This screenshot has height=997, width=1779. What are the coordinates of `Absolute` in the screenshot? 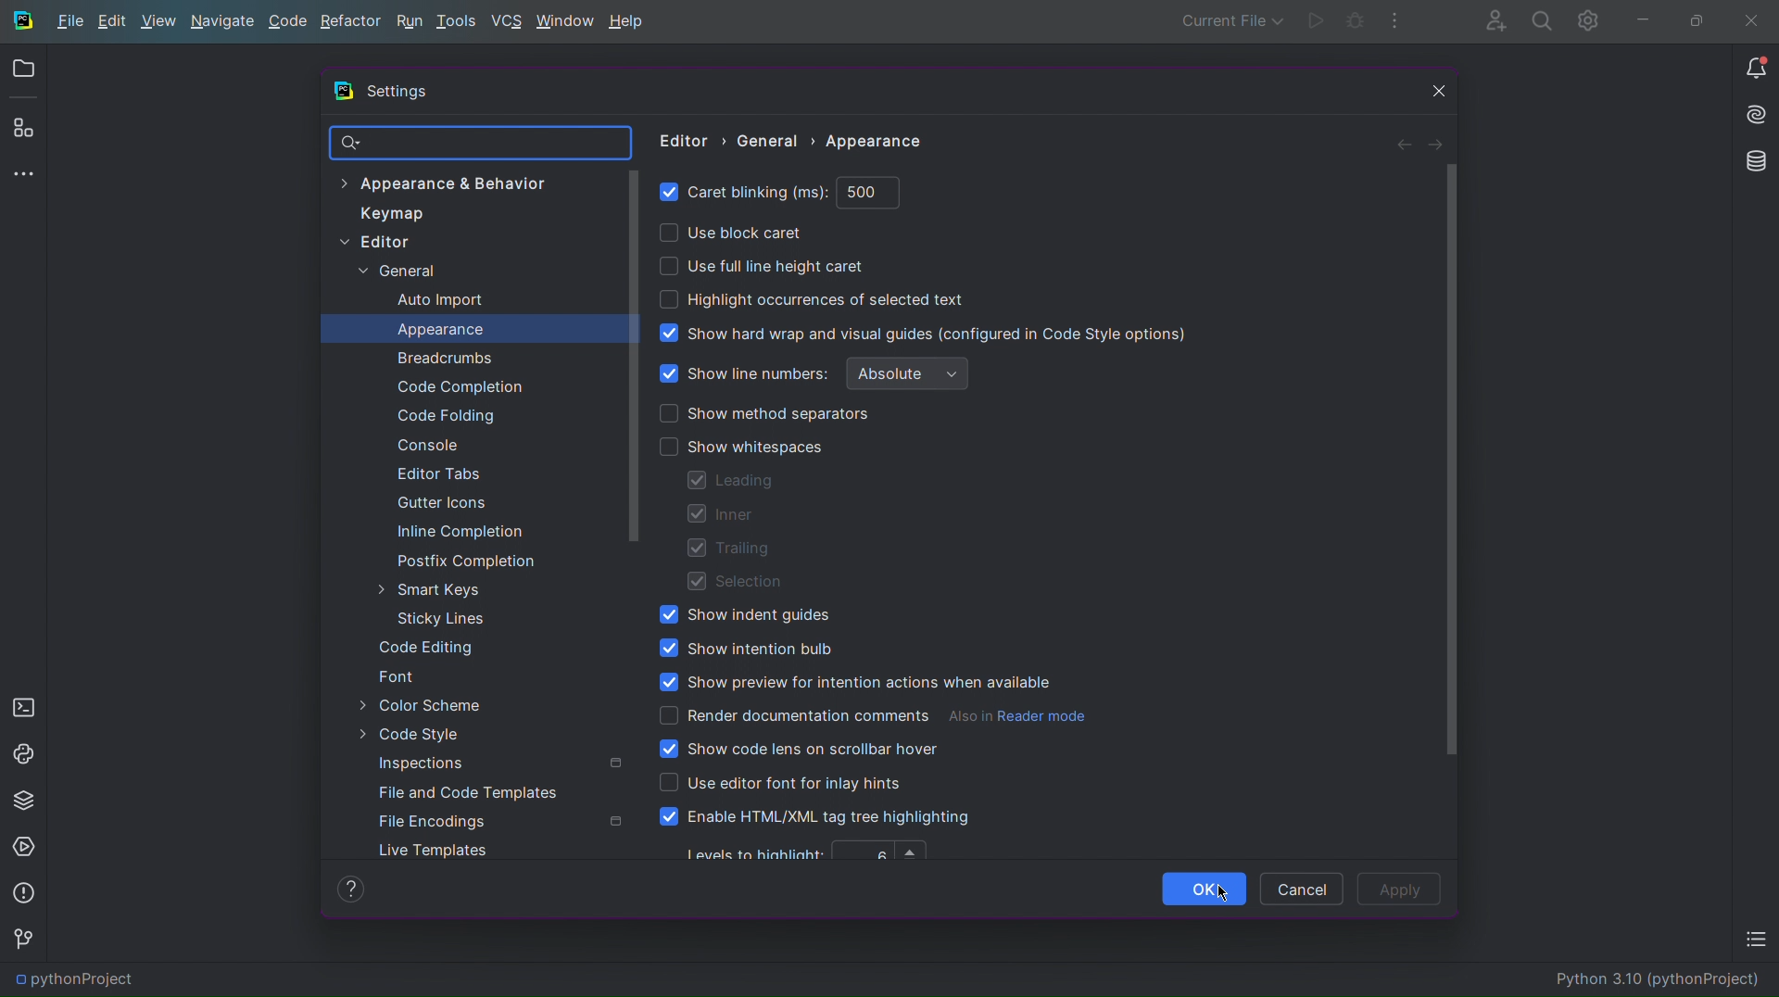 It's located at (908, 374).